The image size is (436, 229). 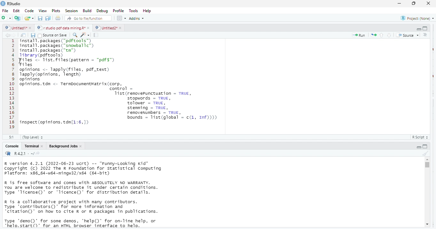 What do you see at coordinates (11, 137) in the screenshot?
I see `3.23` at bounding box center [11, 137].